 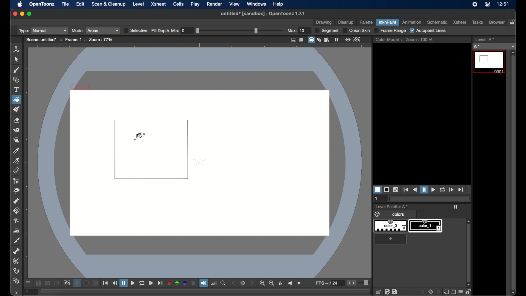 What do you see at coordinates (351, 283) in the screenshot?
I see `stepper buttons` at bounding box center [351, 283].